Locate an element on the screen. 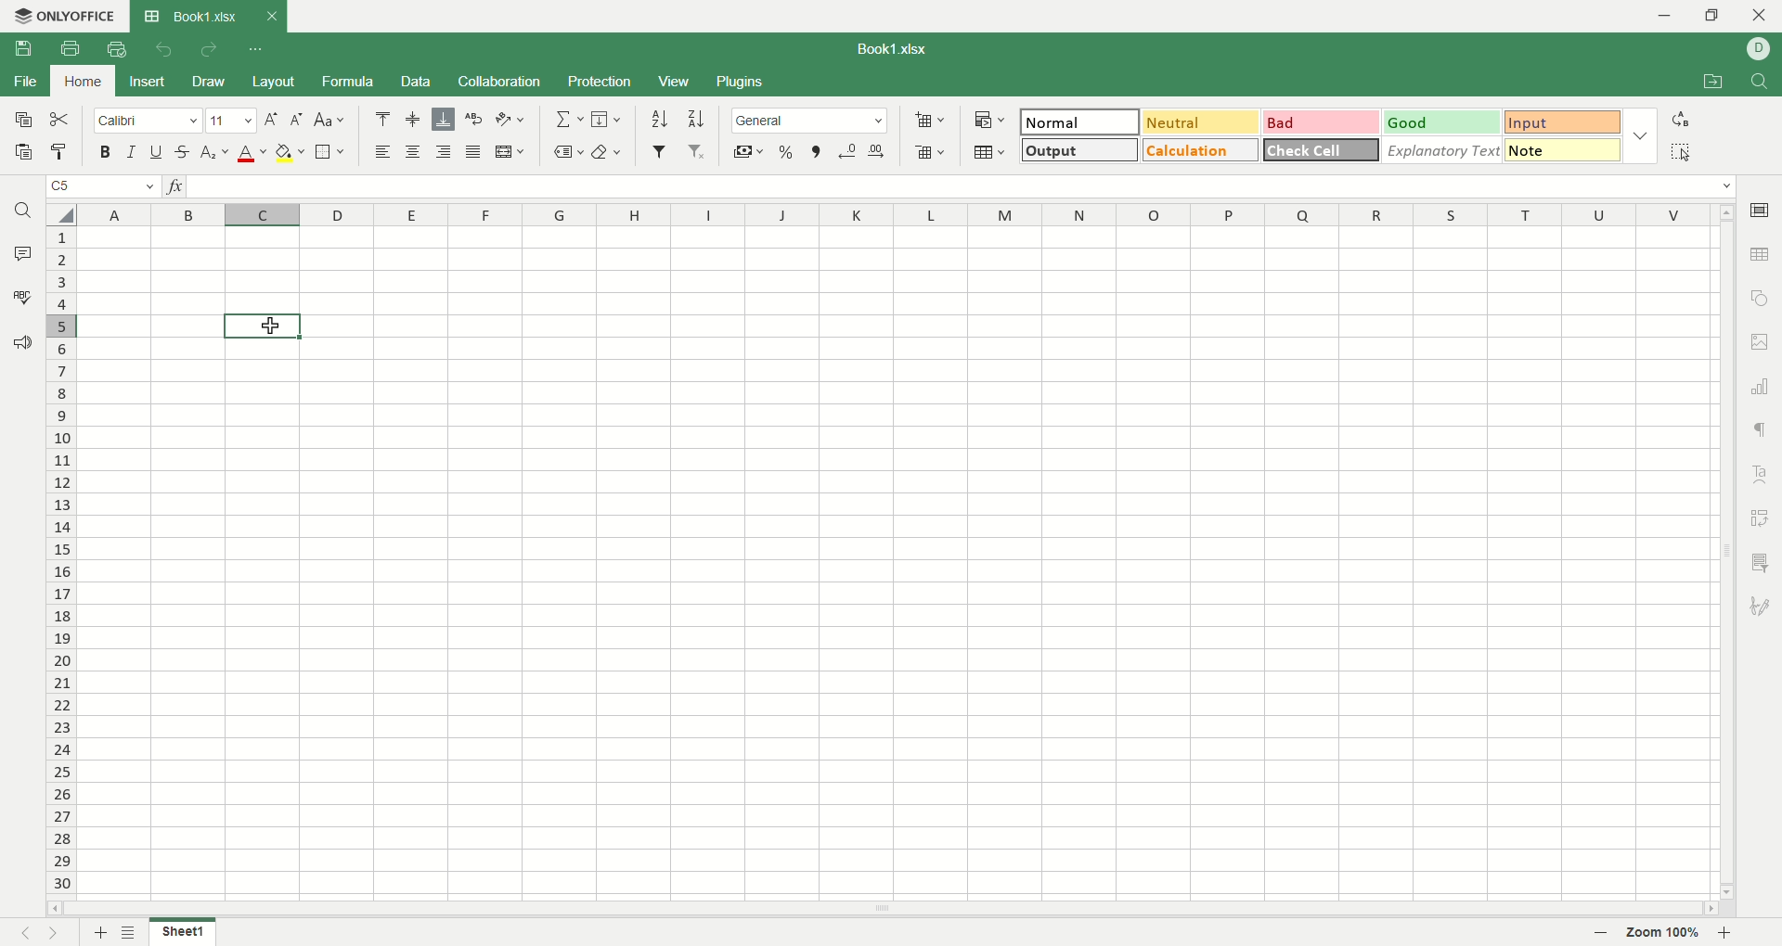 Image resolution: width=1782 pixels, height=946 pixels. font size is located at coordinates (230, 121).